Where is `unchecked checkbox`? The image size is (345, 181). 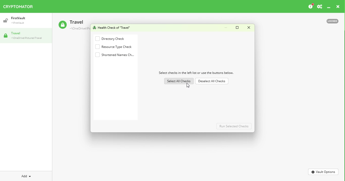 unchecked checkbox is located at coordinates (97, 55).